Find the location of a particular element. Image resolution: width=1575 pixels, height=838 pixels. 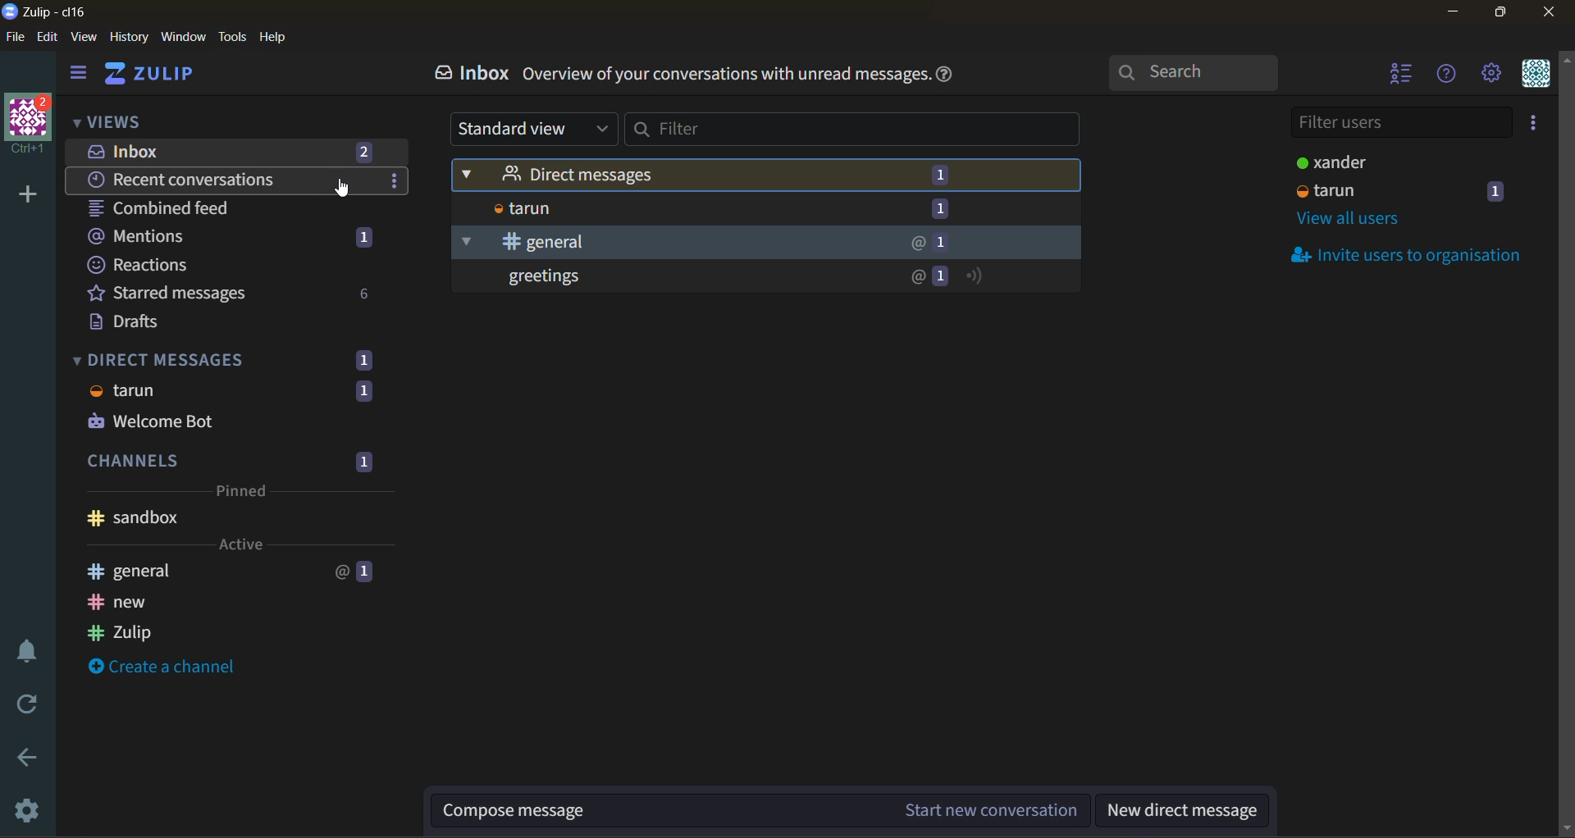

personal menu is located at coordinates (1536, 75).